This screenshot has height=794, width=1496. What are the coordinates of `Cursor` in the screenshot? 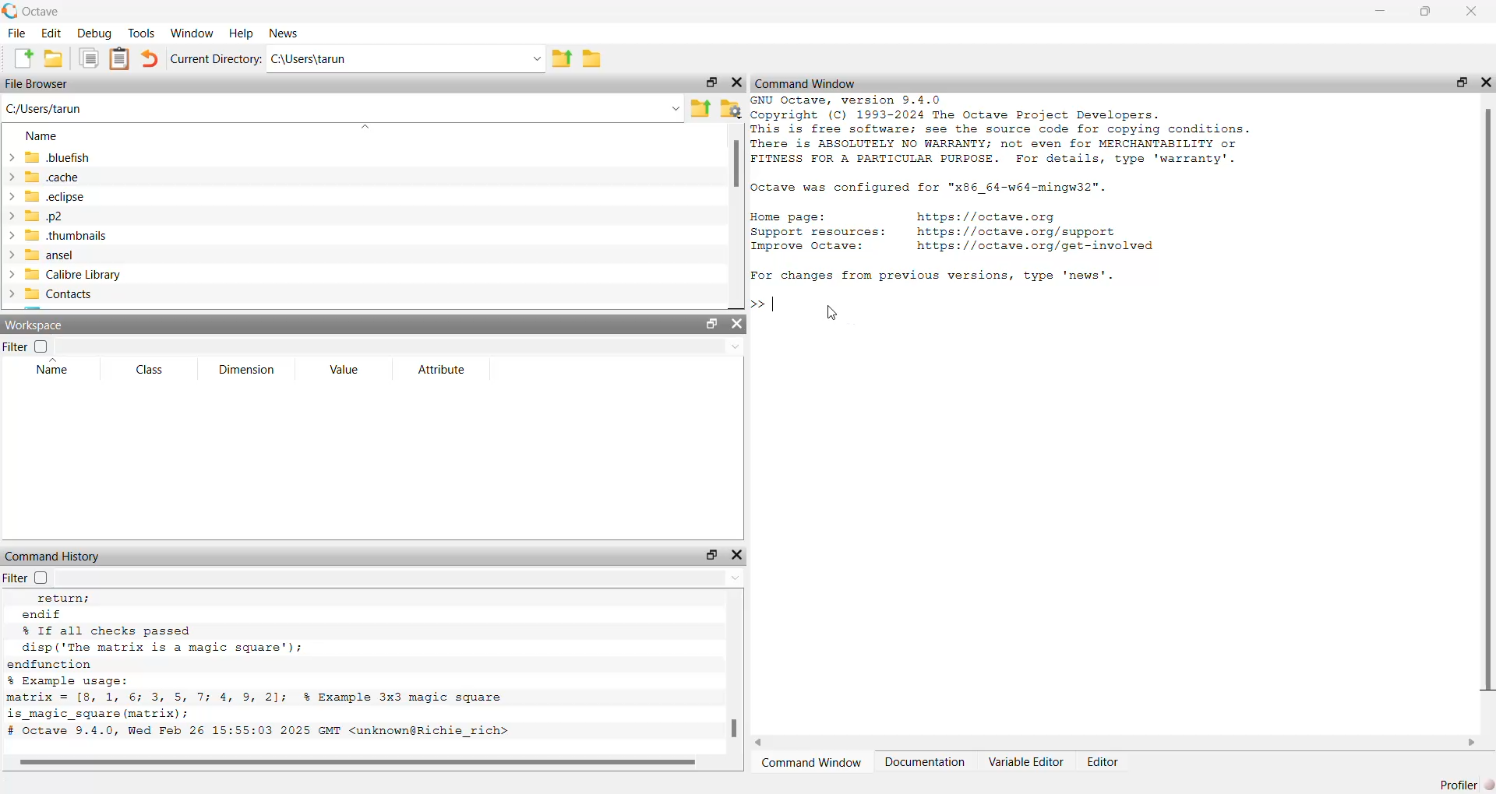 It's located at (832, 312).